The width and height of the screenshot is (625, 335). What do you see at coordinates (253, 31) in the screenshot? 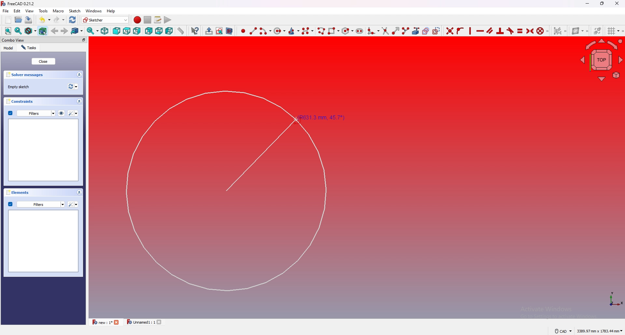
I see `create line` at bounding box center [253, 31].